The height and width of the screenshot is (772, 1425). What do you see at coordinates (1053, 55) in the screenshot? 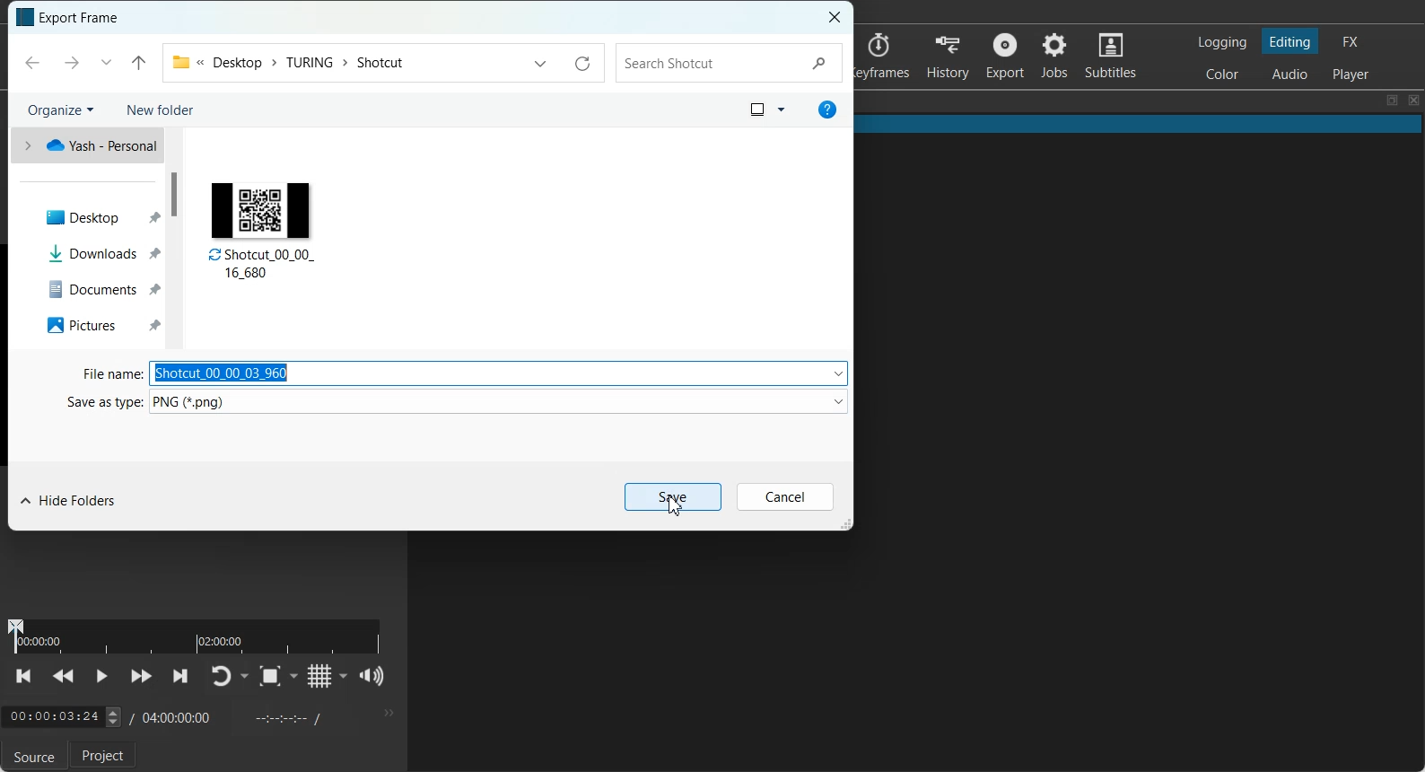
I see `Jobs` at bounding box center [1053, 55].